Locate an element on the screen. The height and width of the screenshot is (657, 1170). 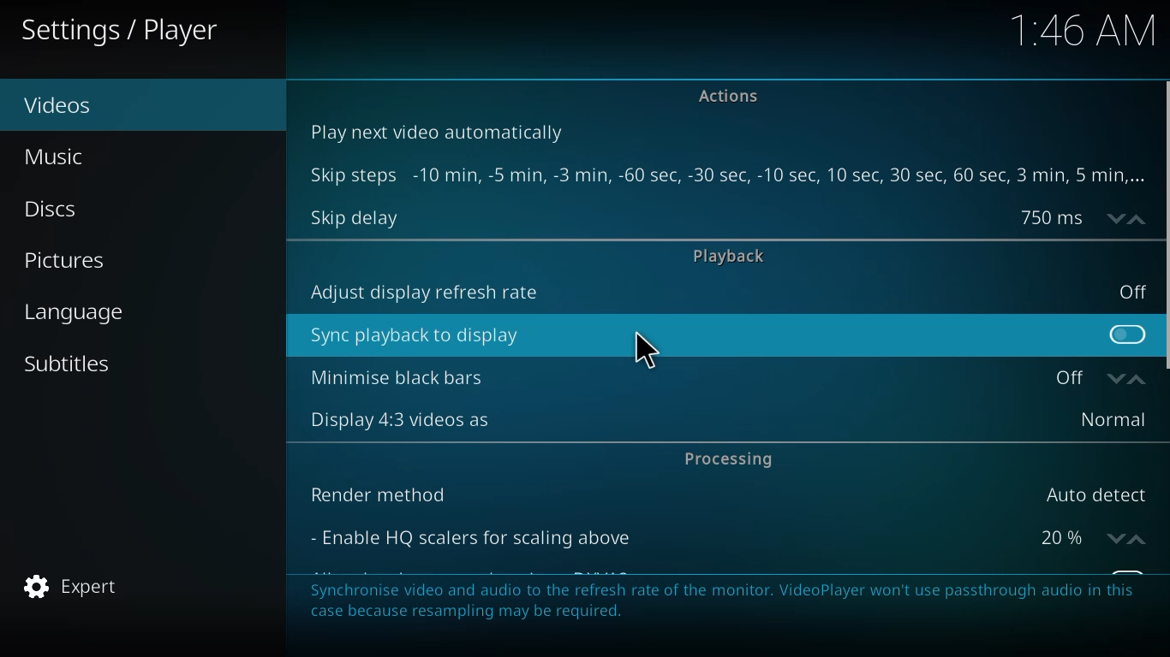
steps is located at coordinates (785, 175).